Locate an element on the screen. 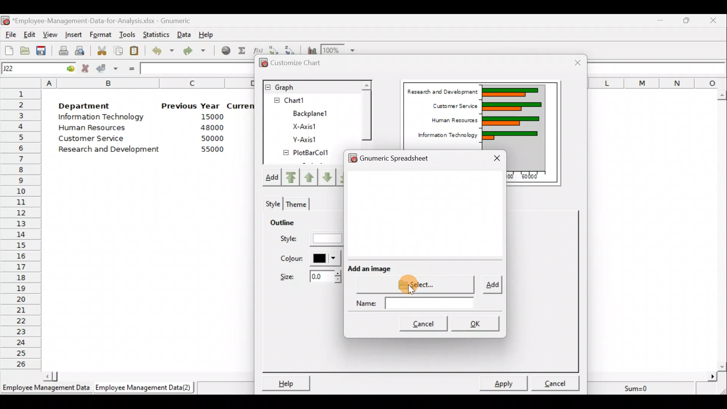  Outline is located at coordinates (293, 224).